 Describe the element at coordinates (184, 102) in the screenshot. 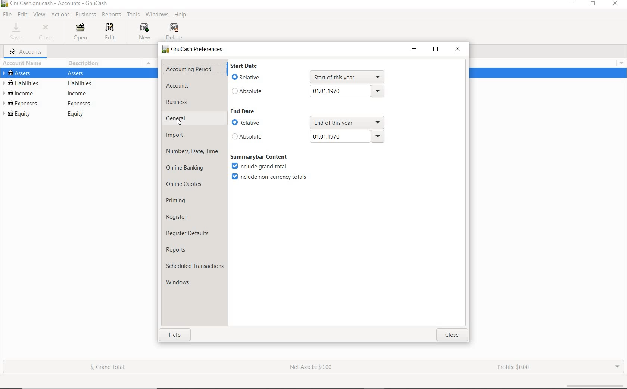

I see `BUSINESS` at that location.